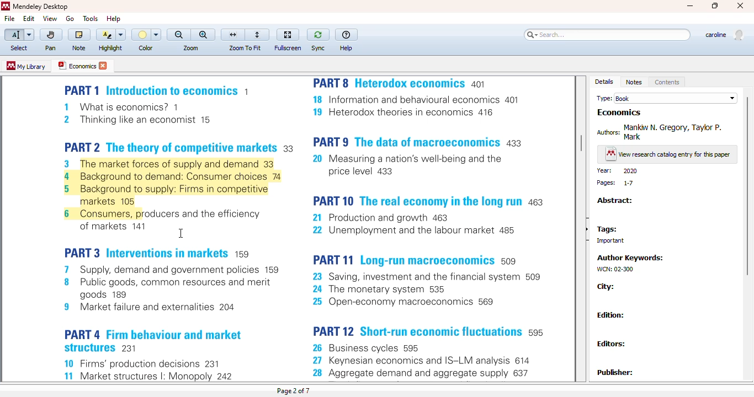  Describe the element at coordinates (346, 35) in the screenshot. I see `help` at that location.